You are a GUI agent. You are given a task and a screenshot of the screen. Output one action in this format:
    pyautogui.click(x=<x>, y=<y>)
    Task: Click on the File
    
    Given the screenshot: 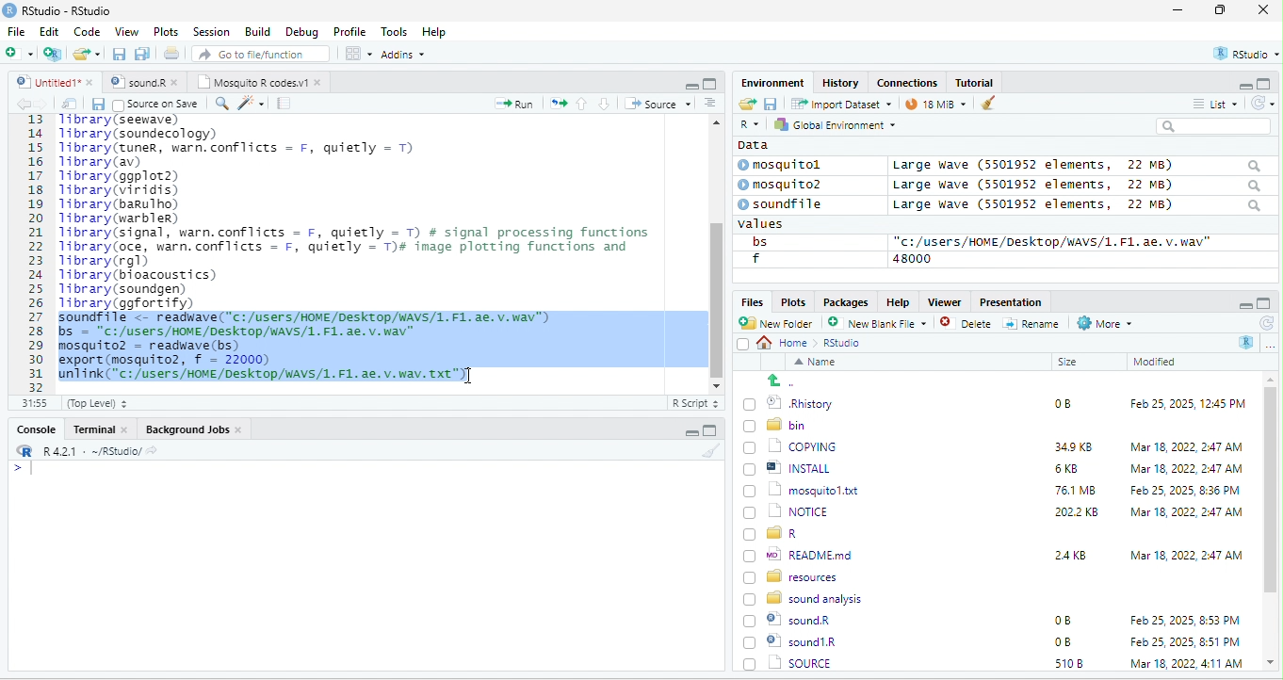 What is the action you would take?
    pyautogui.click(x=16, y=31)
    